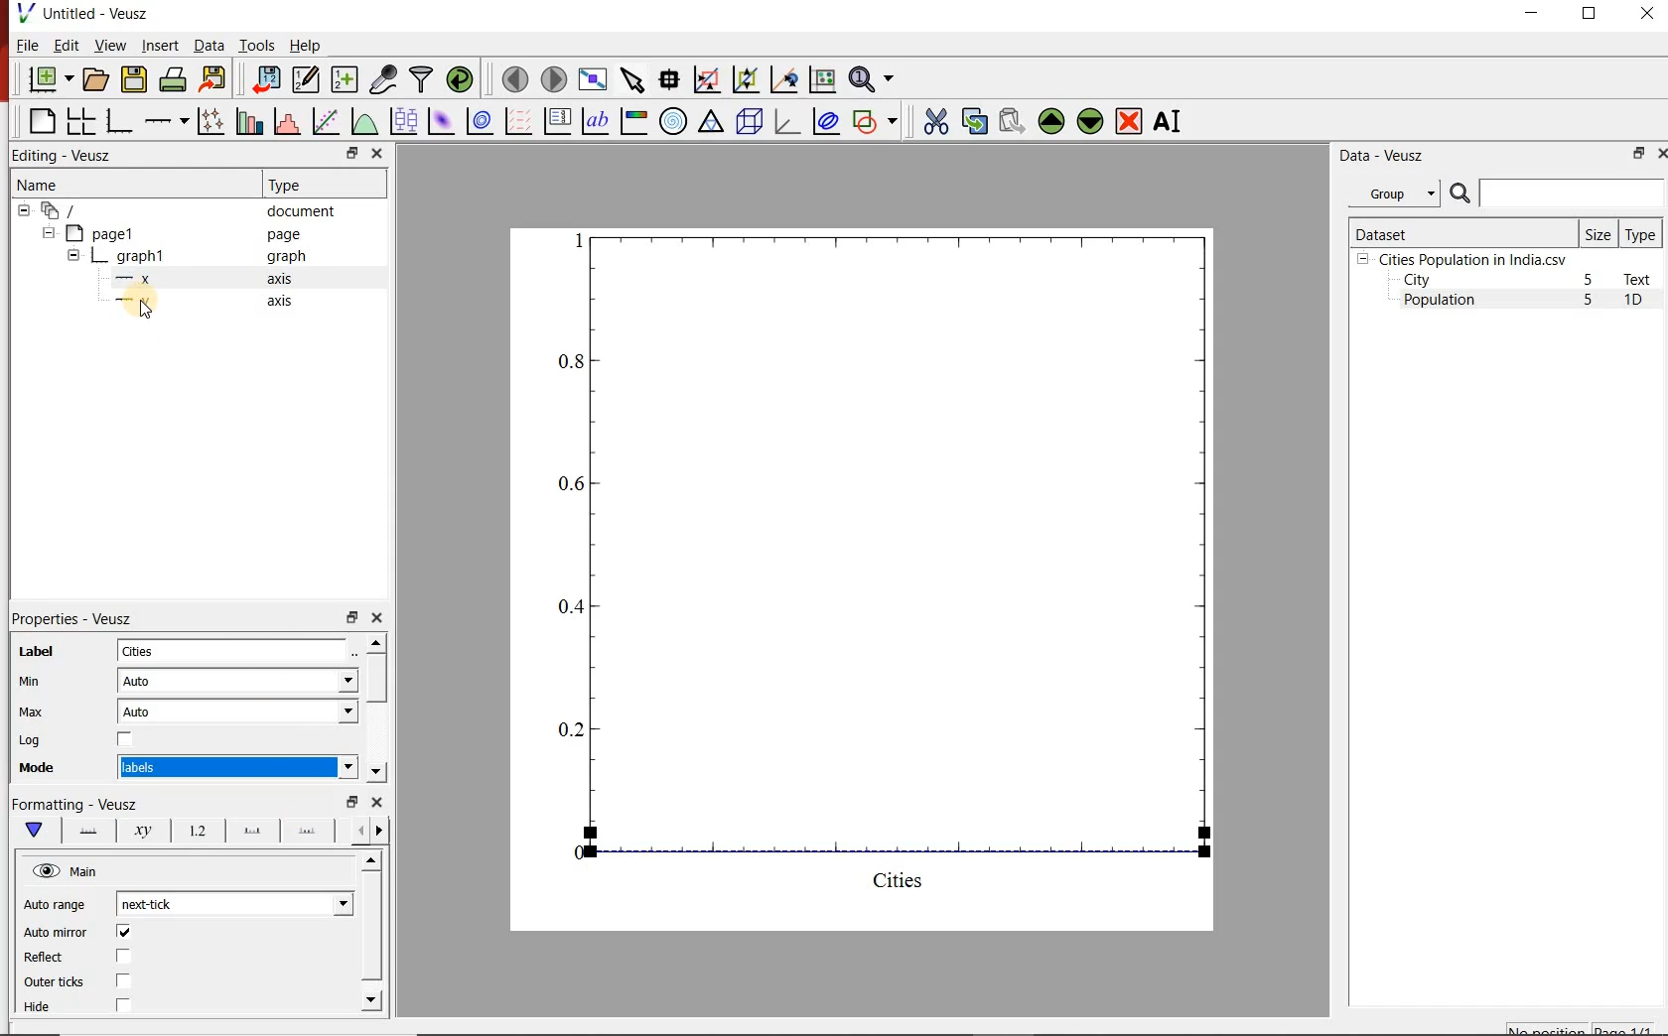  I want to click on scrollbar, so click(376, 709).